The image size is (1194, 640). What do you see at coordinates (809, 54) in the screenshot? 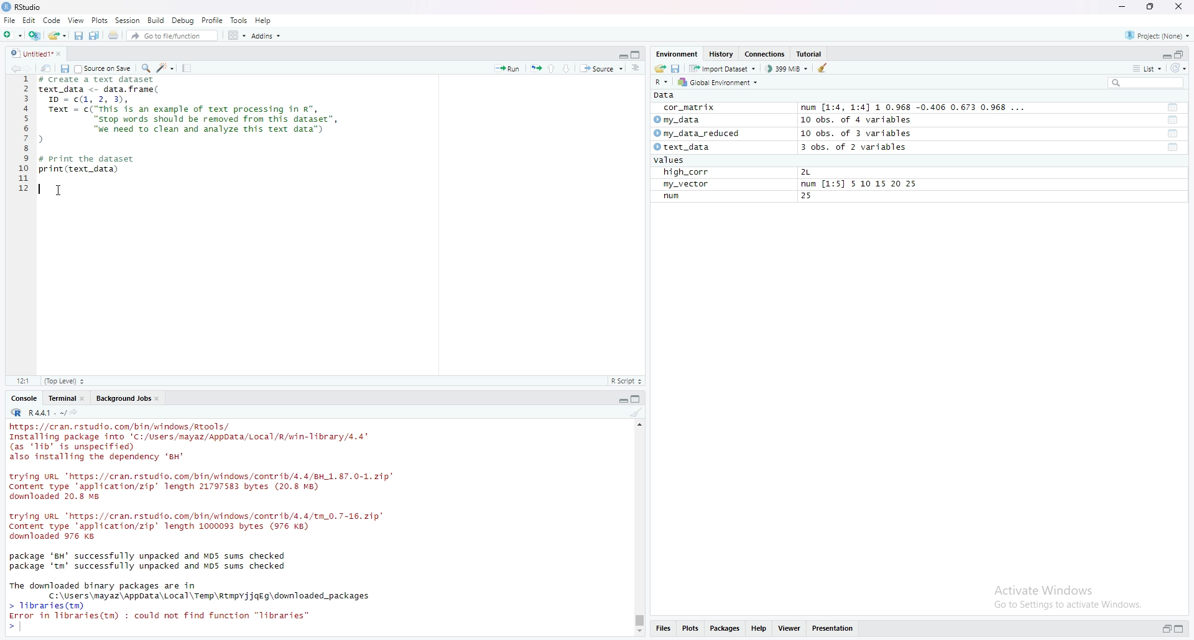
I see `tutorial` at bounding box center [809, 54].